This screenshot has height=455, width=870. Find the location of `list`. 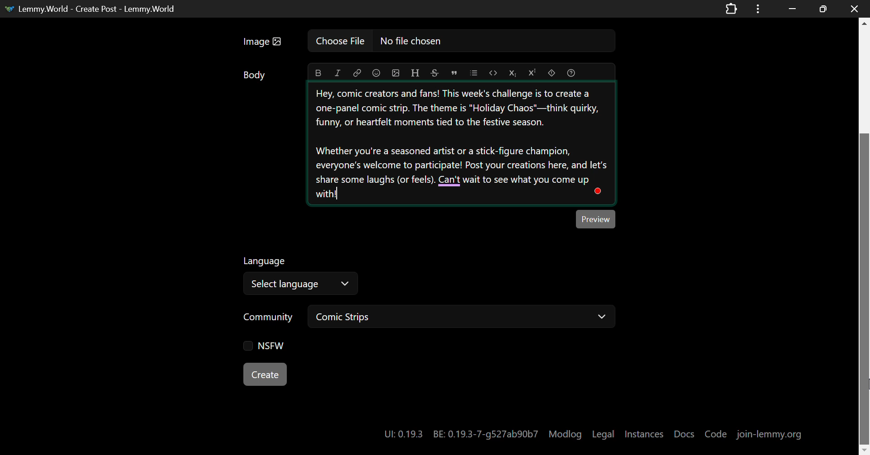

list is located at coordinates (473, 72).